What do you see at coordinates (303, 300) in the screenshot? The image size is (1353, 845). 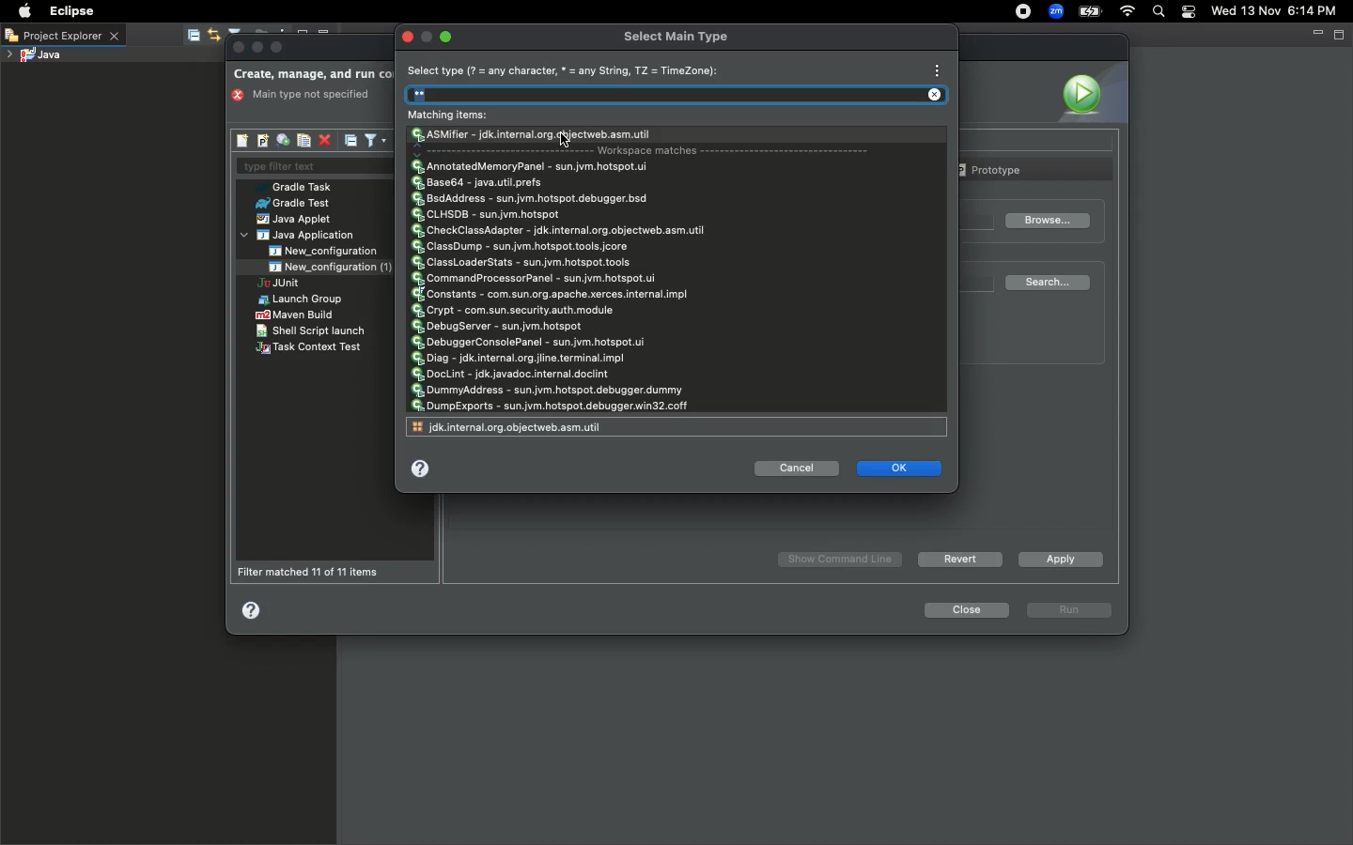 I see `Launch group` at bounding box center [303, 300].